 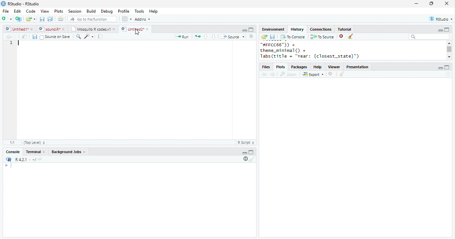 I want to click on save, so click(x=35, y=37).